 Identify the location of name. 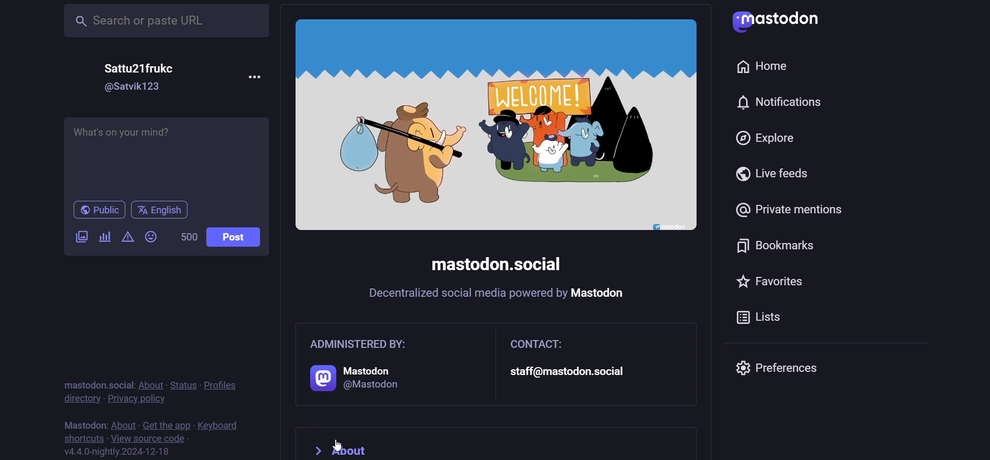
(145, 67).